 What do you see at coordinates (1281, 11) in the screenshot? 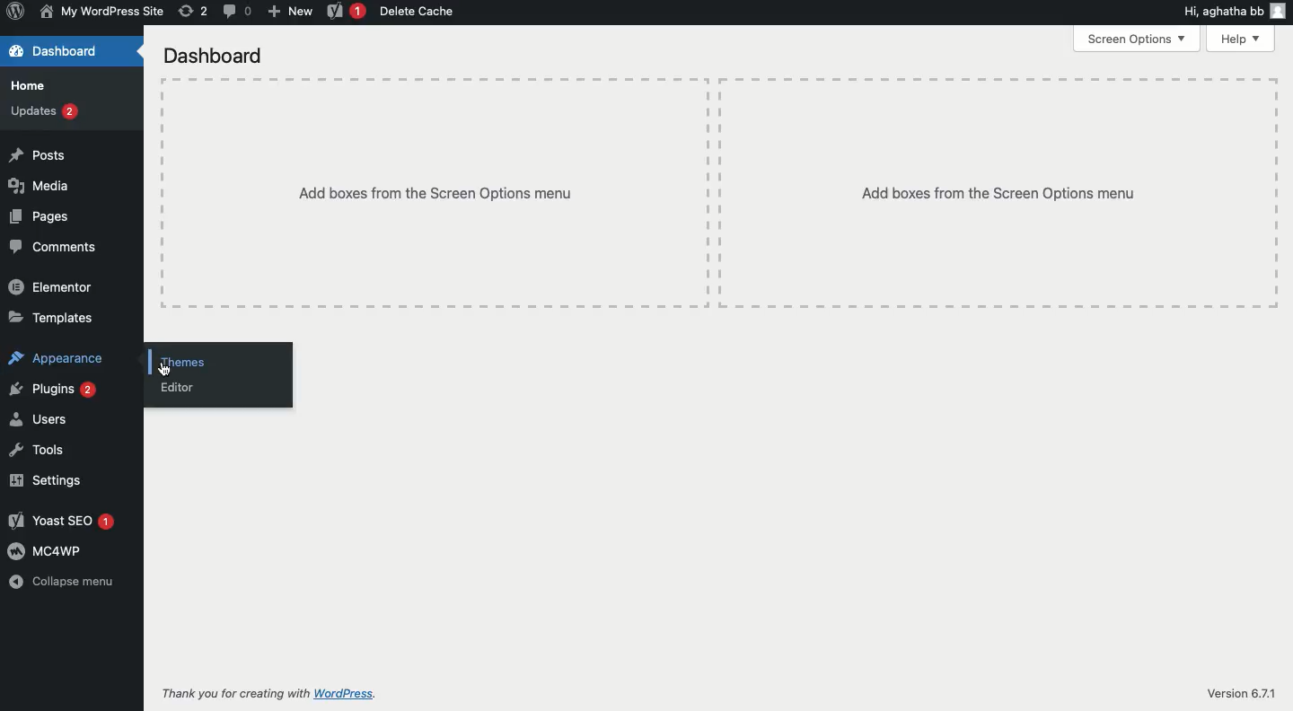
I see `user icon` at bounding box center [1281, 11].